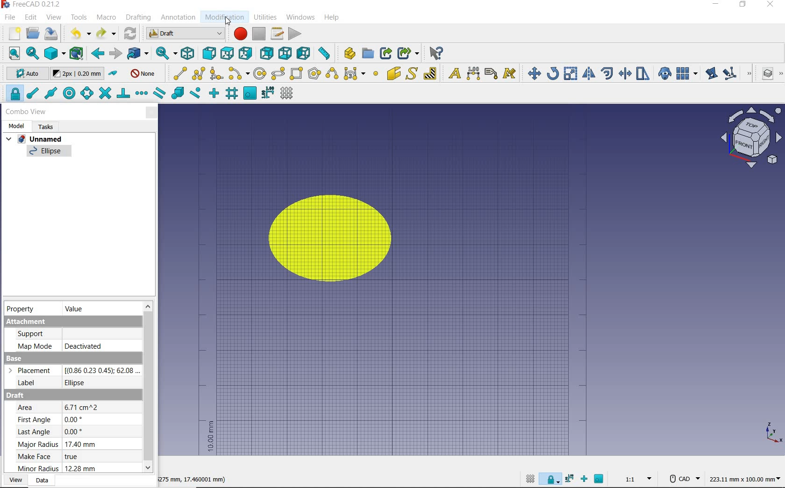 The height and width of the screenshot is (488, 785). Describe the element at coordinates (324, 237) in the screenshot. I see `sketch design` at that location.